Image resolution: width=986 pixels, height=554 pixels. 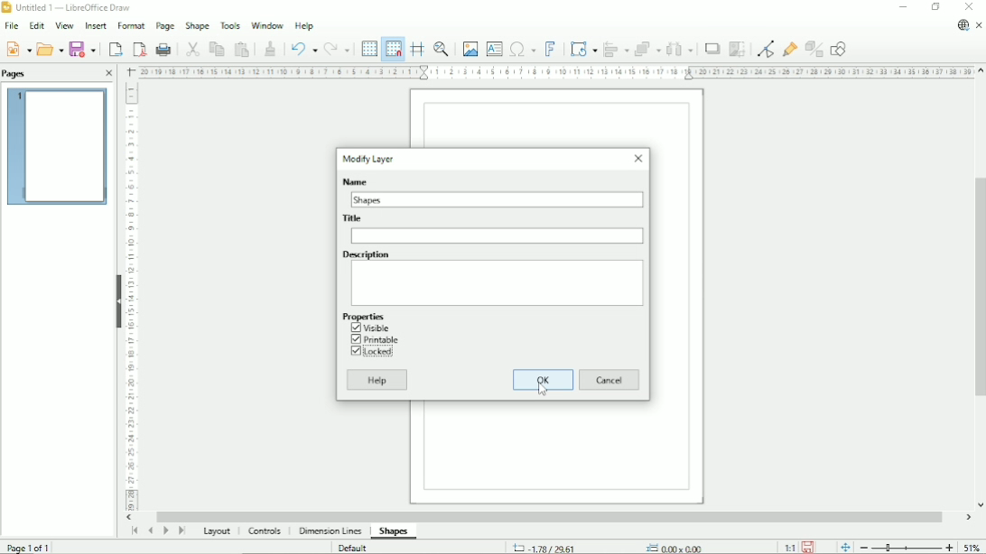 What do you see at coordinates (371, 199) in the screenshot?
I see `Shapes` at bounding box center [371, 199].